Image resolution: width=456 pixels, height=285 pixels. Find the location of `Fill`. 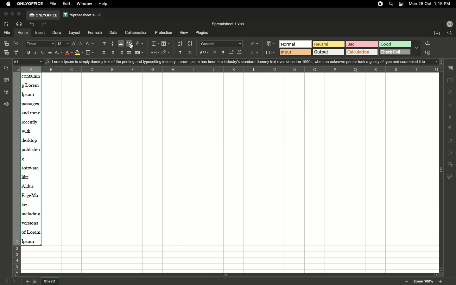

Fill is located at coordinates (166, 44).